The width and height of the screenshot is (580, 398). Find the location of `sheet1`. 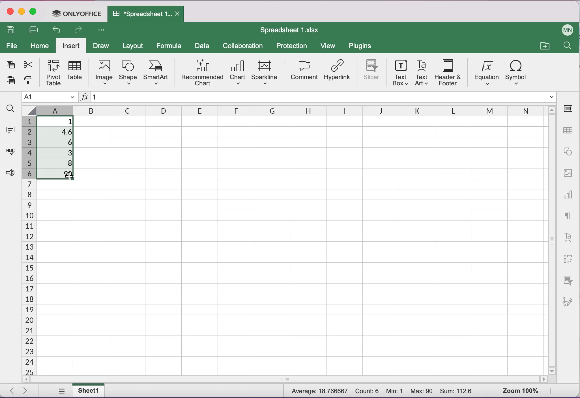

sheet1 is located at coordinates (89, 391).